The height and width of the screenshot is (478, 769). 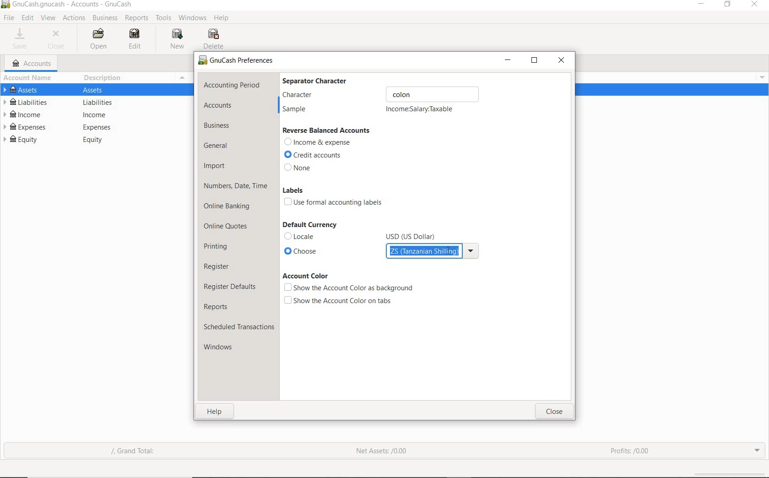 What do you see at coordinates (217, 266) in the screenshot?
I see `register` at bounding box center [217, 266].